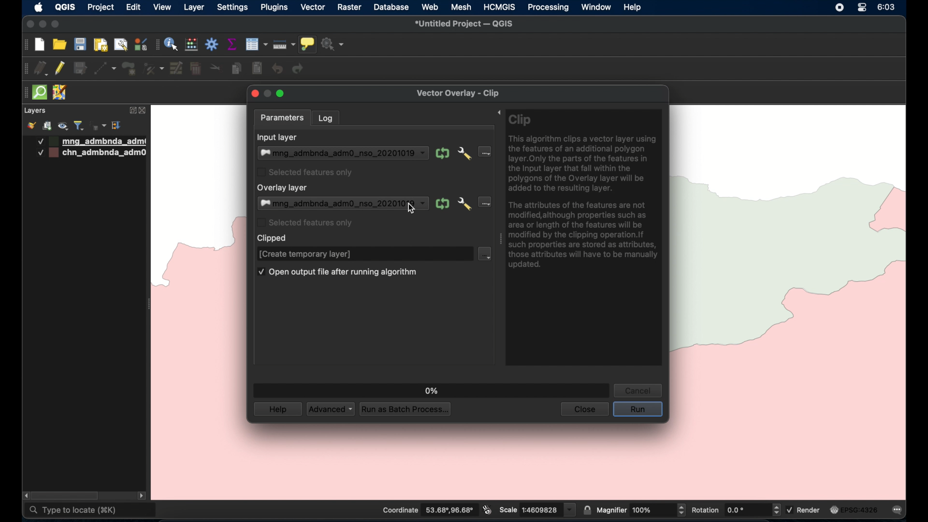  I want to click on layers , so click(34, 111).